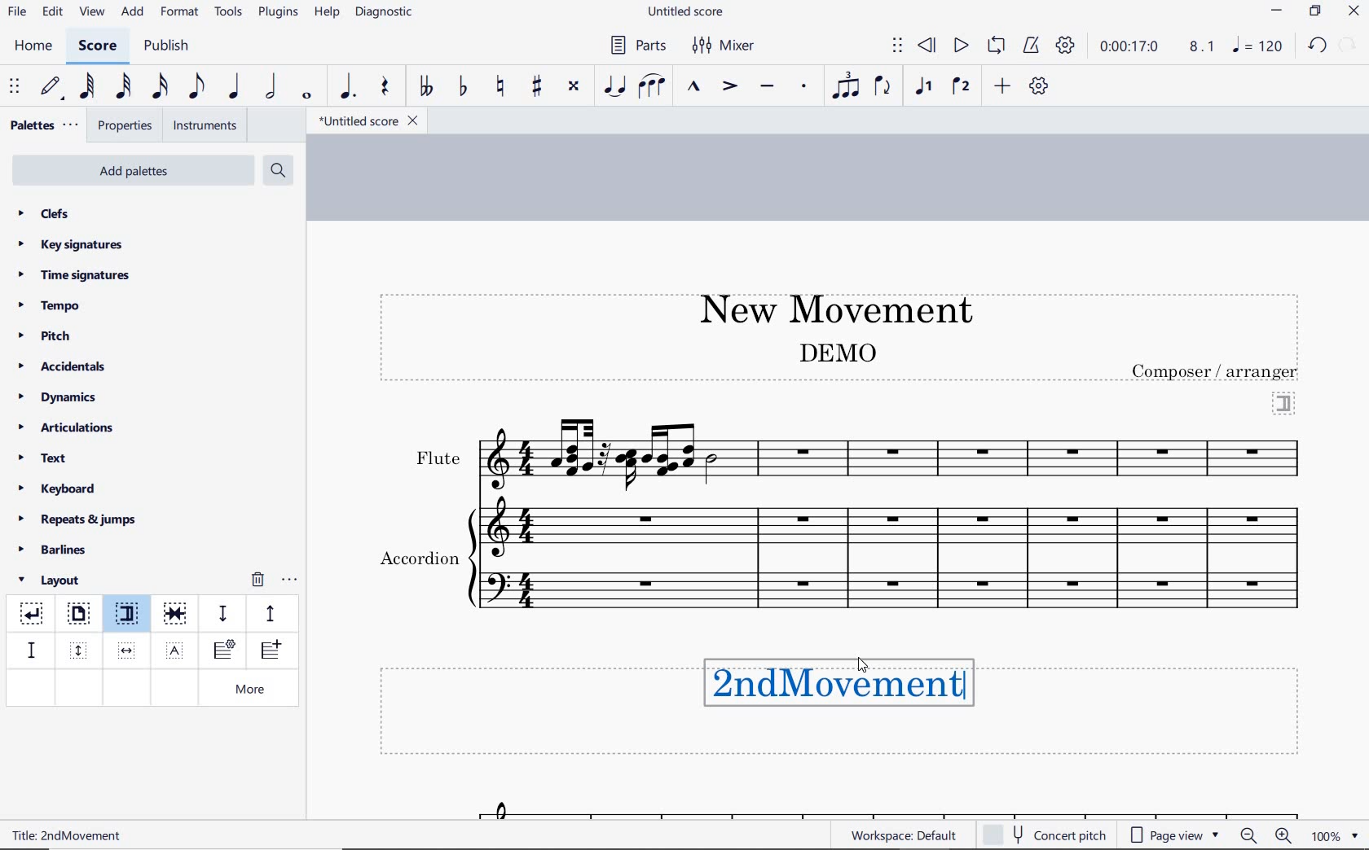  What do you see at coordinates (177, 614) in the screenshot?
I see `keep measure on the same system` at bounding box center [177, 614].